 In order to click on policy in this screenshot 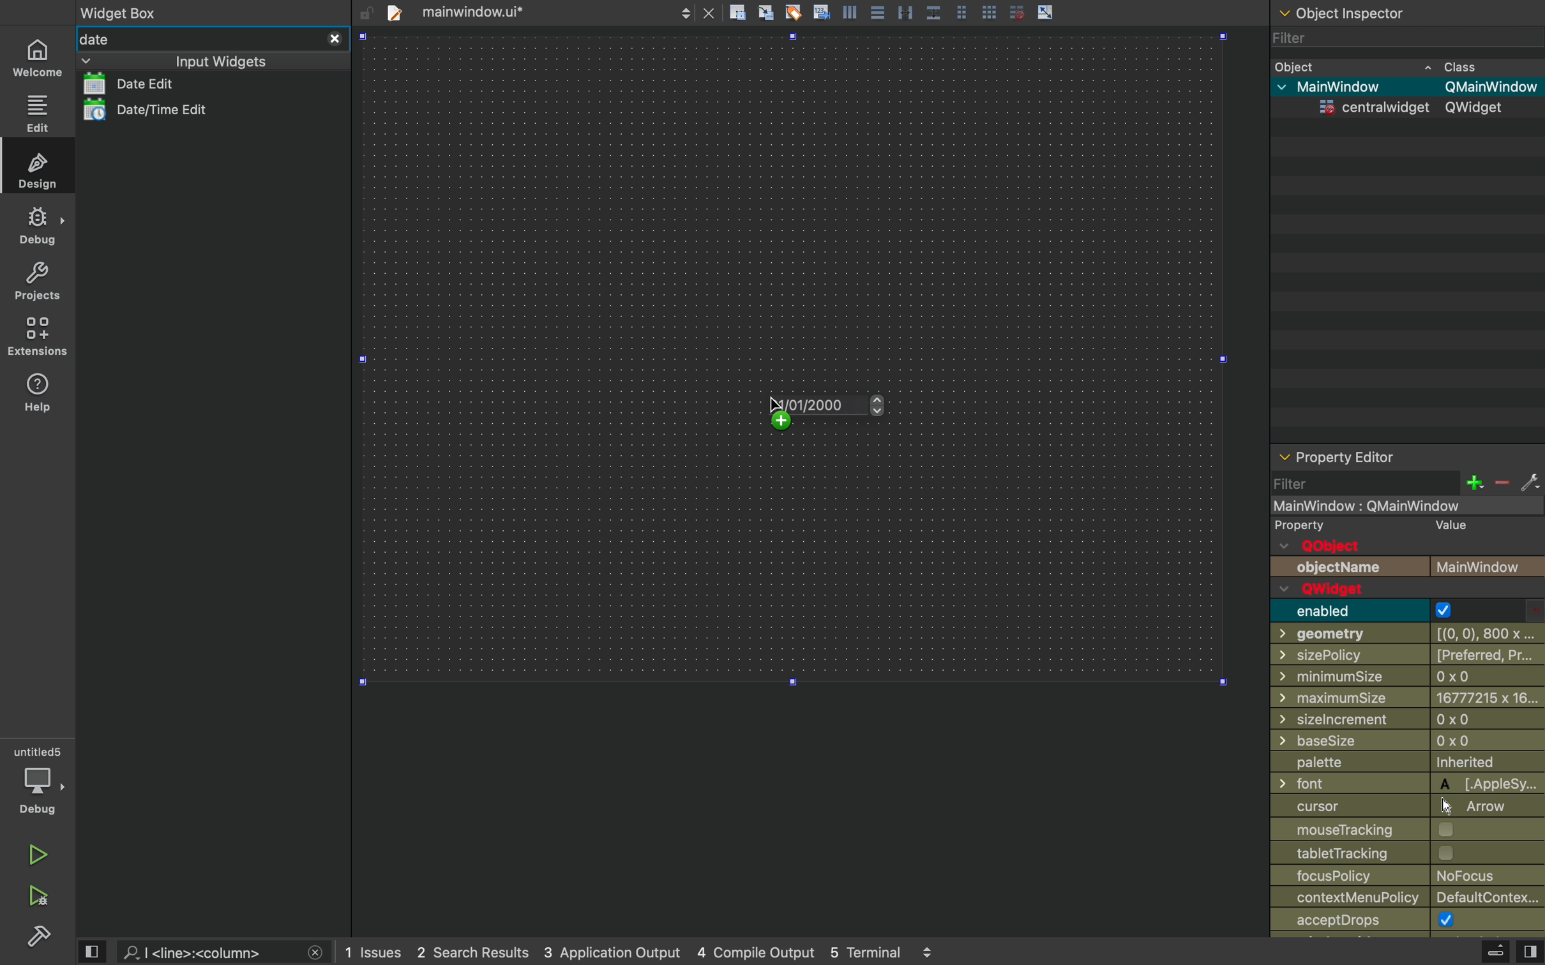, I will do `click(1409, 875)`.